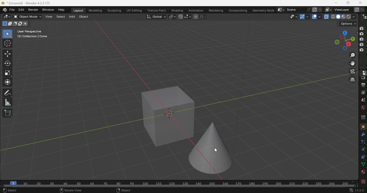  Describe the element at coordinates (72, 17) in the screenshot. I see `Add` at that location.